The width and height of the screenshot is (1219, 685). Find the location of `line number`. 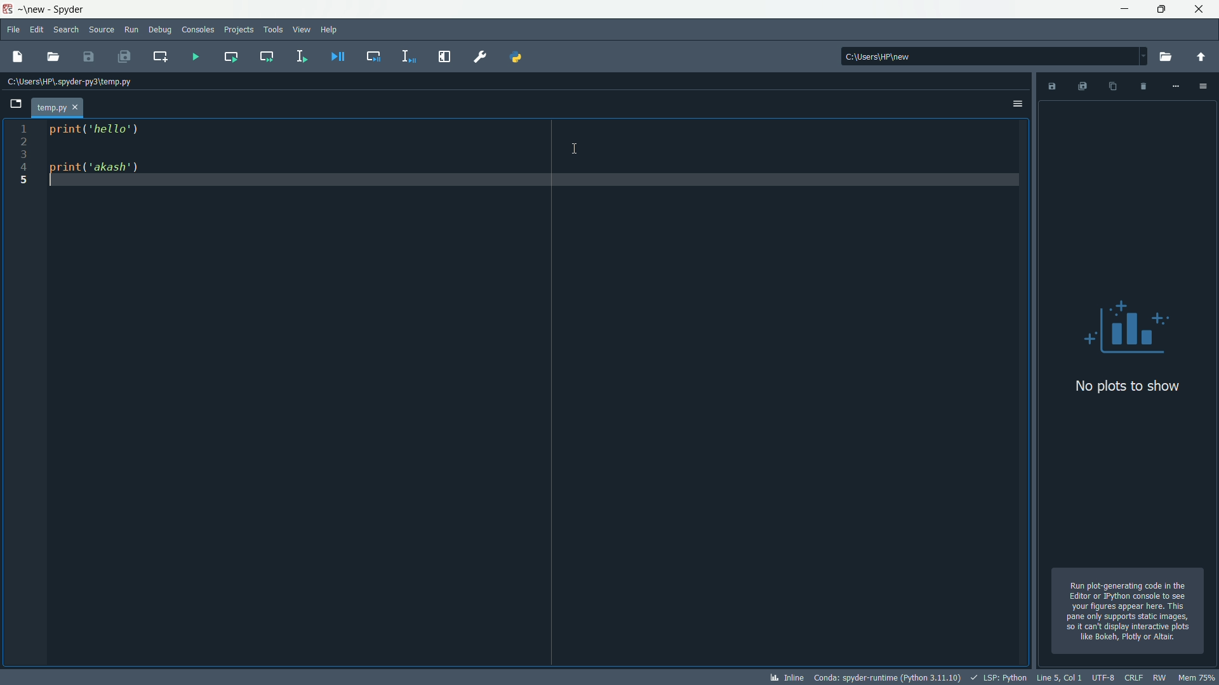

line number is located at coordinates (22, 157).